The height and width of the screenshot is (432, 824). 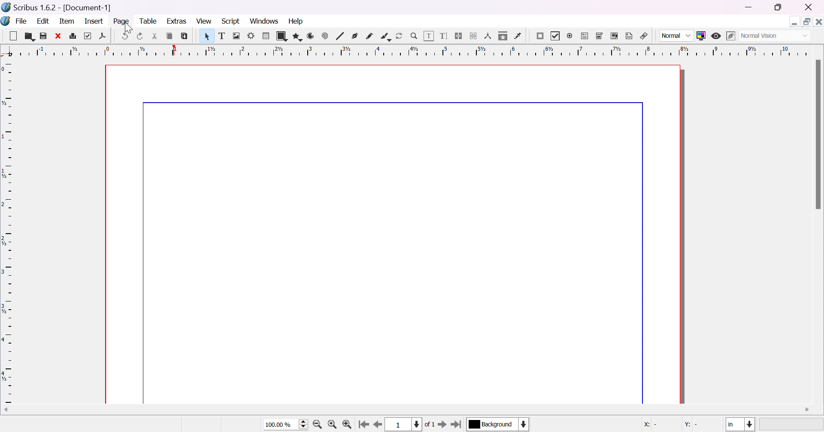 What do you see at coordinates (319, 424) in the screenshot?
I see `zoom out` at bounding box center [319, 424].